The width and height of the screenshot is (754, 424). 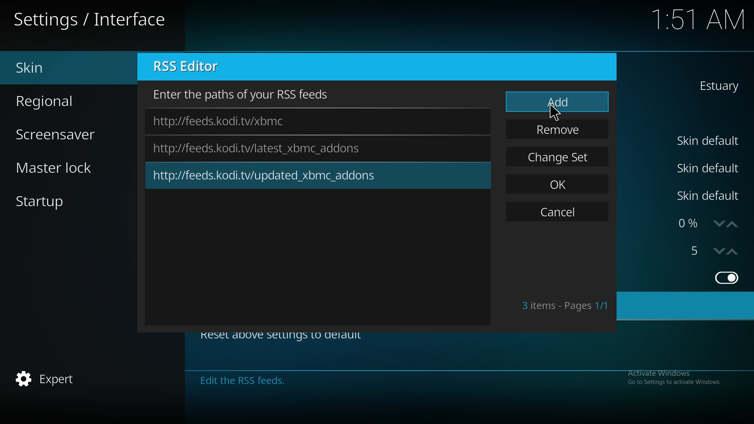 I want to click on master lock, so click(x=67, y=167).